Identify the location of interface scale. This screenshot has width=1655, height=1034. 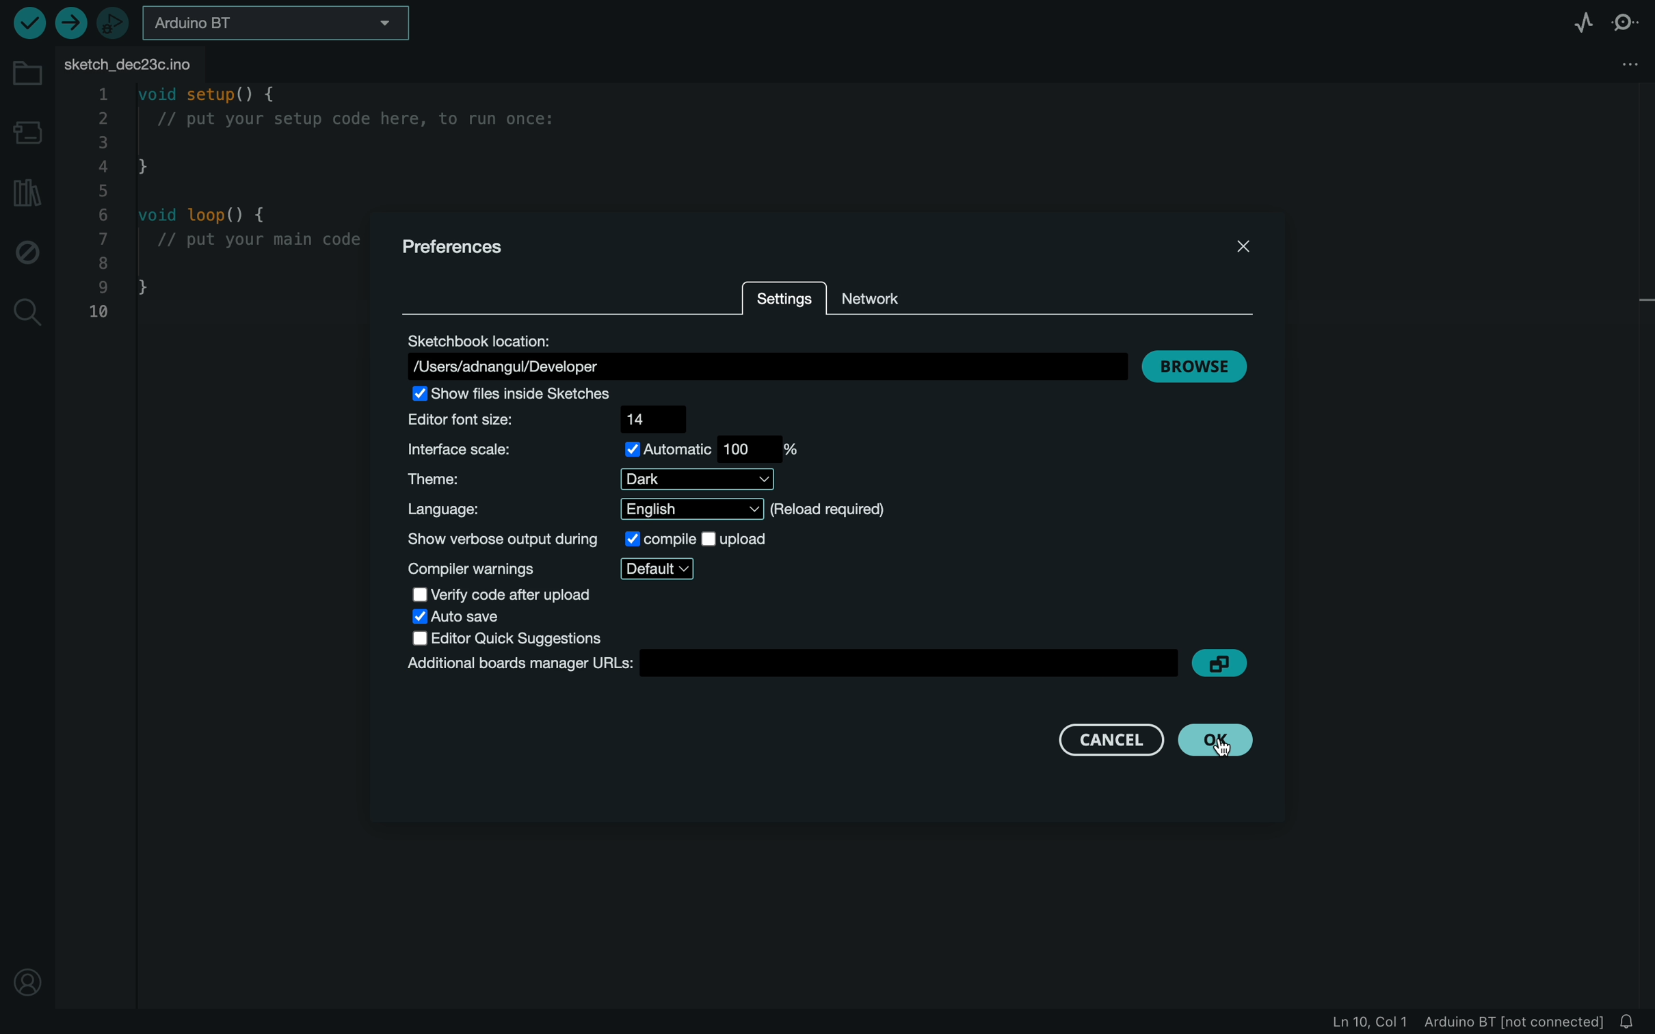
(610, 452).